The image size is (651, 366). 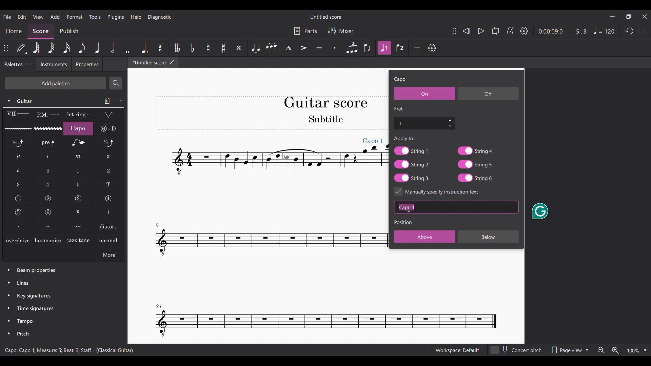 I want to click on Right hand fingering, first finger, so click(x=18, y=226).